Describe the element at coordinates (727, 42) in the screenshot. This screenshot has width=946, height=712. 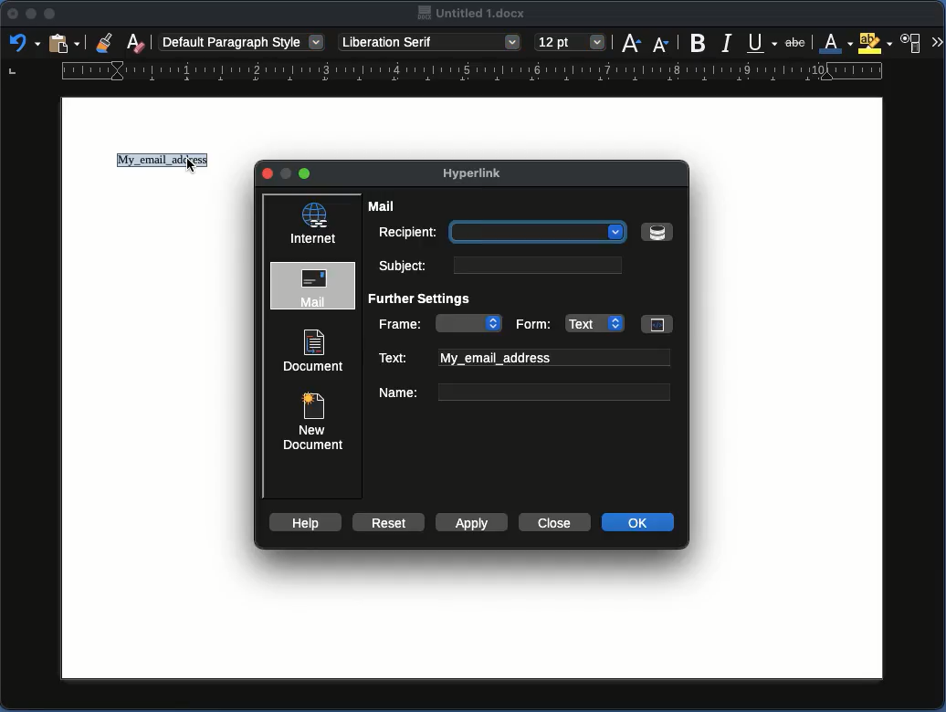
I see `Italics` at that location.